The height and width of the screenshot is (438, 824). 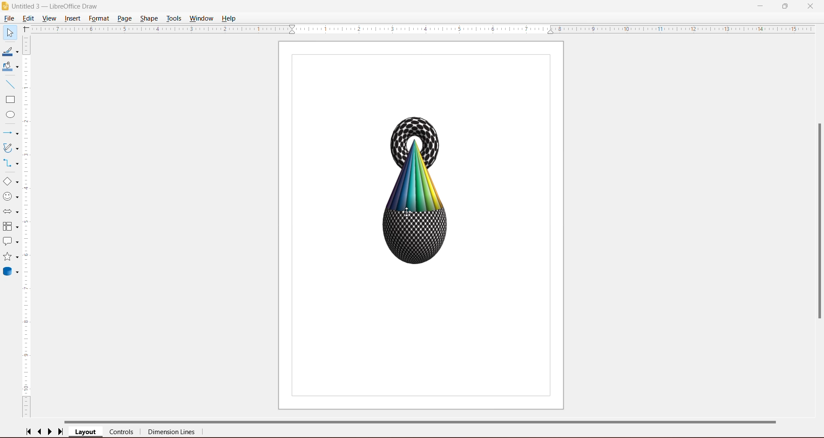 What do you see at coordinates (422, 30) in the screenshot?
I see `Horizontal Ruler` at bounding box center [422, 30].